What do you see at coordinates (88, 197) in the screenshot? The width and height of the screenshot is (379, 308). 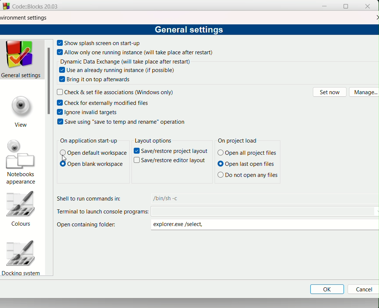 I see `text` at bounding box center [88, 197].